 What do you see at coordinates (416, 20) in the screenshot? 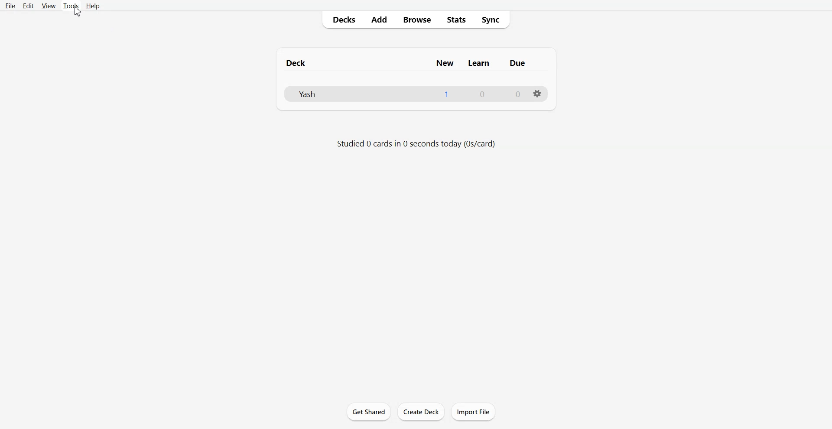
I see `Browser` at bounding box center [416, 20].